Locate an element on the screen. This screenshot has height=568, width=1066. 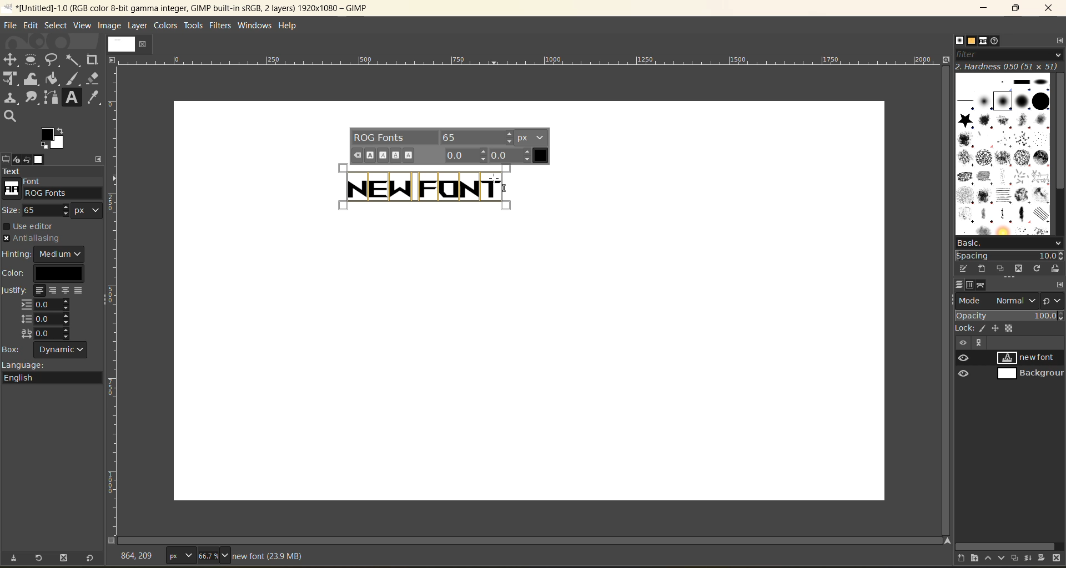
antialiasing is located at coordinates (32, 239).